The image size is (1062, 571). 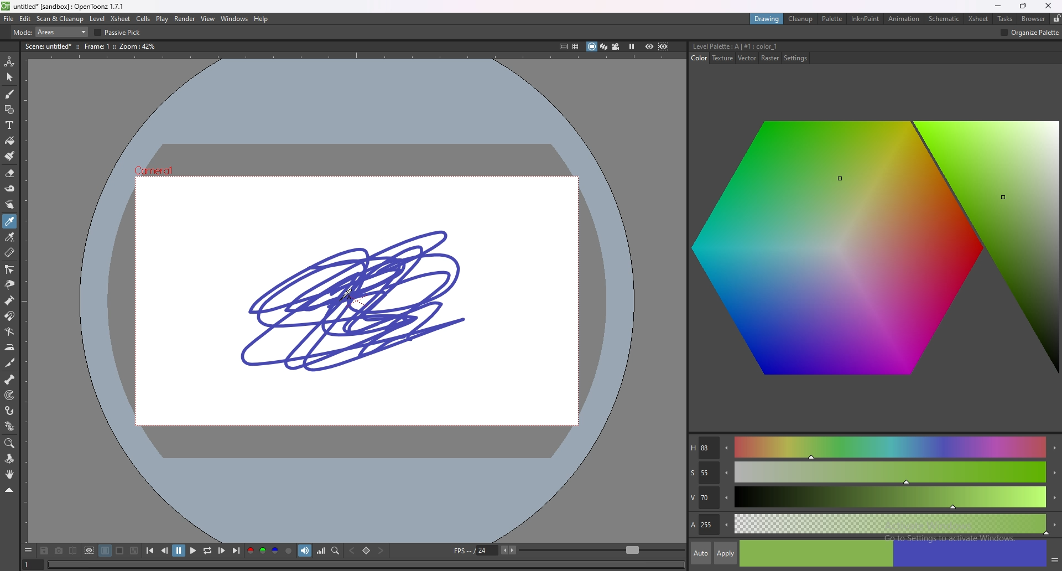 I want to click on hue, so click(x=873, y=448).